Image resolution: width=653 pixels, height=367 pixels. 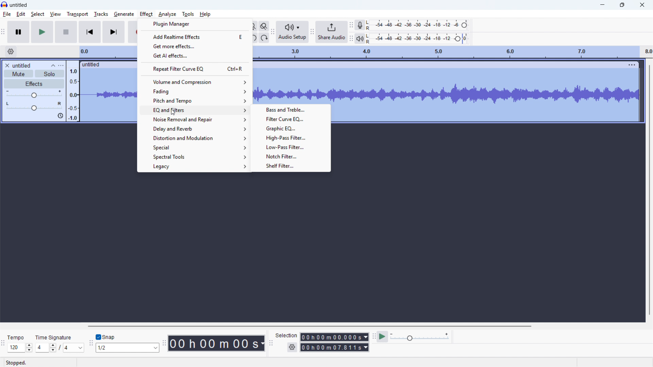 What do you see at coordinates (90, 345) in the screenshot?
I see `Snipping toolbar ` at bounding box center [90, 345].